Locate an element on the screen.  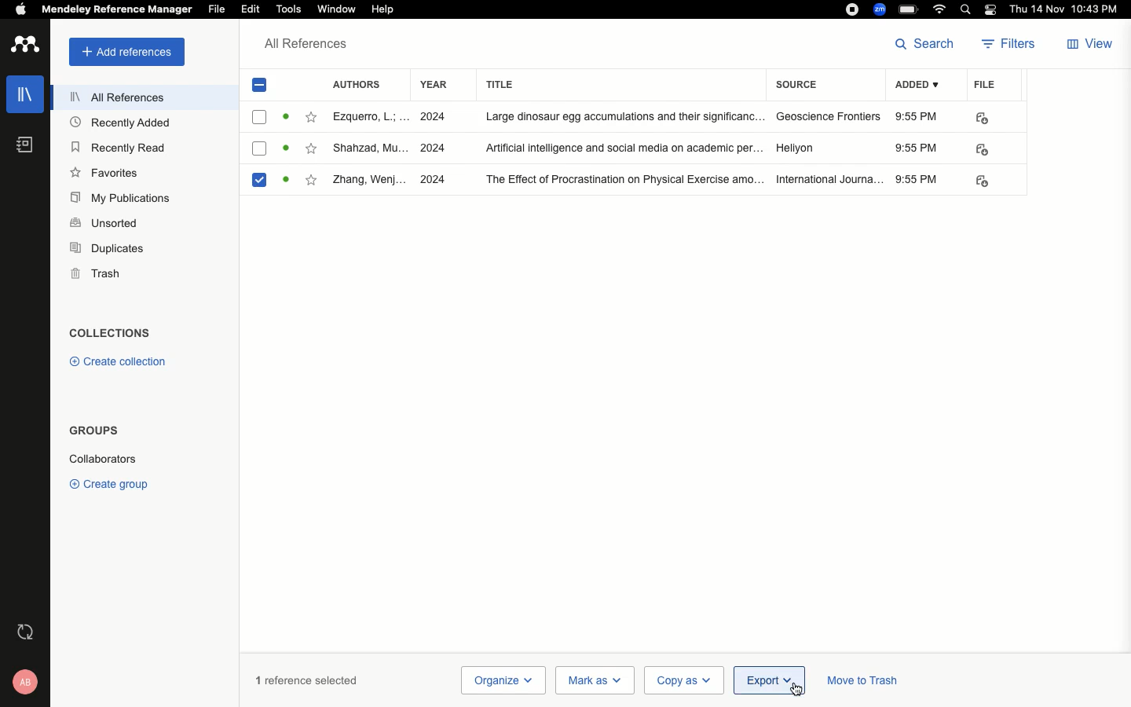
Geoscience frontiers is located at coordinates (829, 117).